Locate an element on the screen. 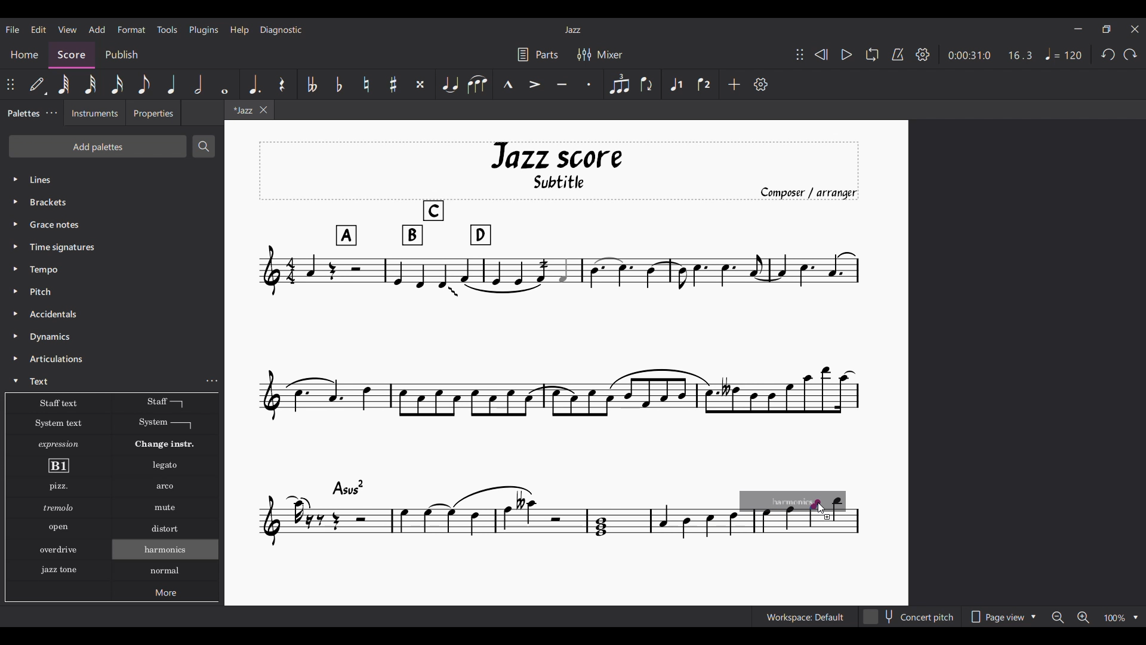  Help menu is located at coordinates (239, 30).